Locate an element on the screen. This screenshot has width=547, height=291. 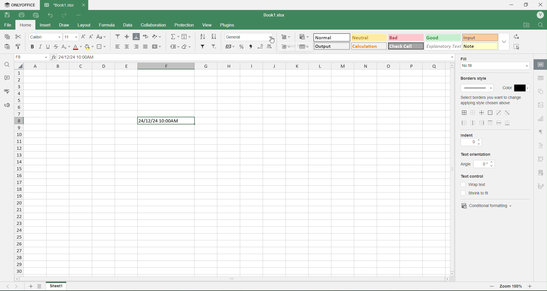
Justified is located at coordinates (146, 47).